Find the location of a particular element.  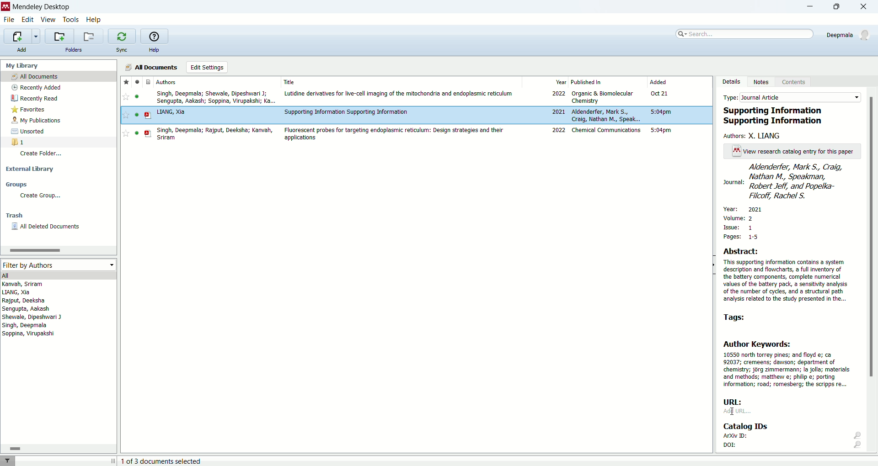

remove current folder is located at coordinates (90, 36).